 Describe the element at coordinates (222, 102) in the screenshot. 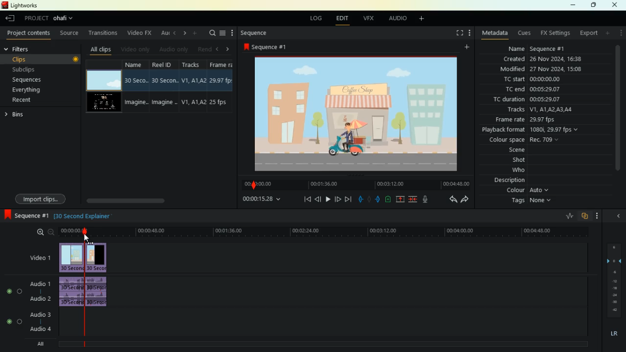

I see `25 fps` at that location.